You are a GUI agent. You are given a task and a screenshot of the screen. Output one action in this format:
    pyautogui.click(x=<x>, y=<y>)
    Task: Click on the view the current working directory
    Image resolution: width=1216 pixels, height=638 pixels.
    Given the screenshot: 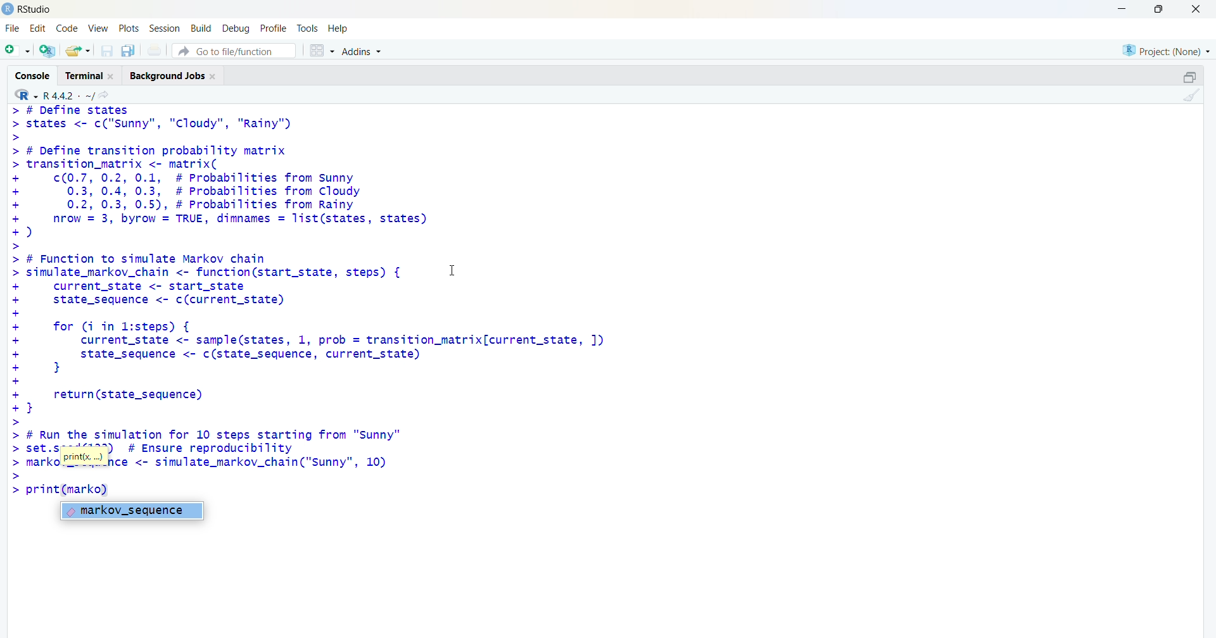 What is the action you would take?
    pyautogui.click(x=108, y=95)
    